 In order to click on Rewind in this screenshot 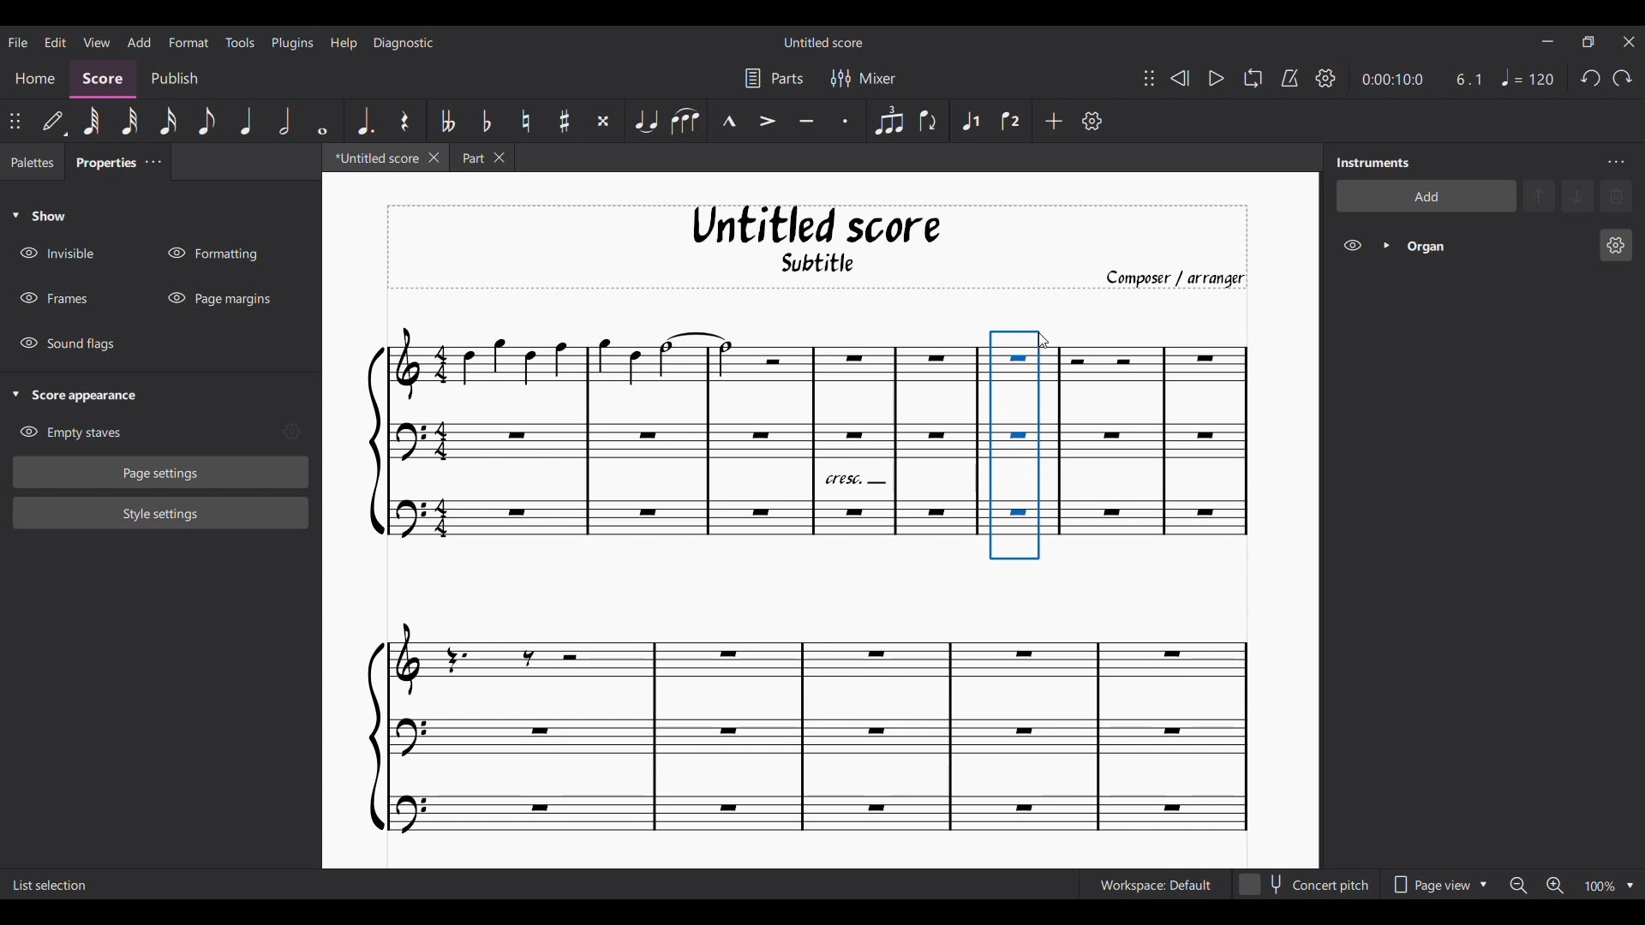, I will do `click(1180, 78)`.